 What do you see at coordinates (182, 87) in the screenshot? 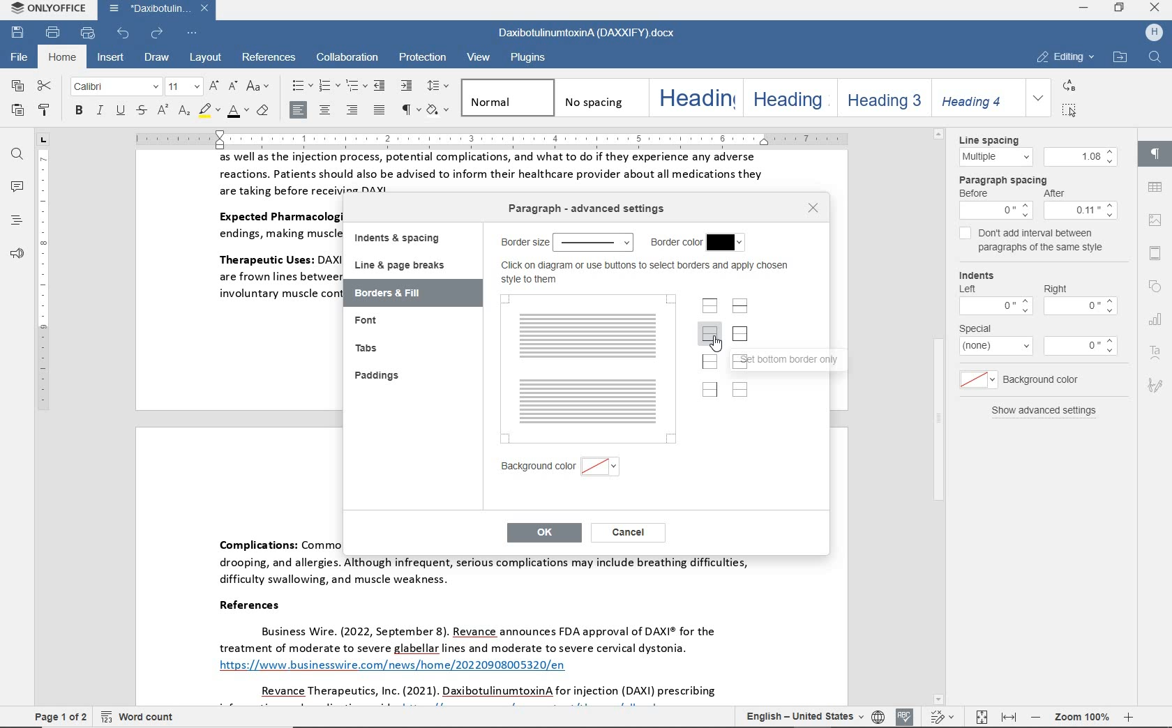
I see `font size` at bounding box center [182, 87].